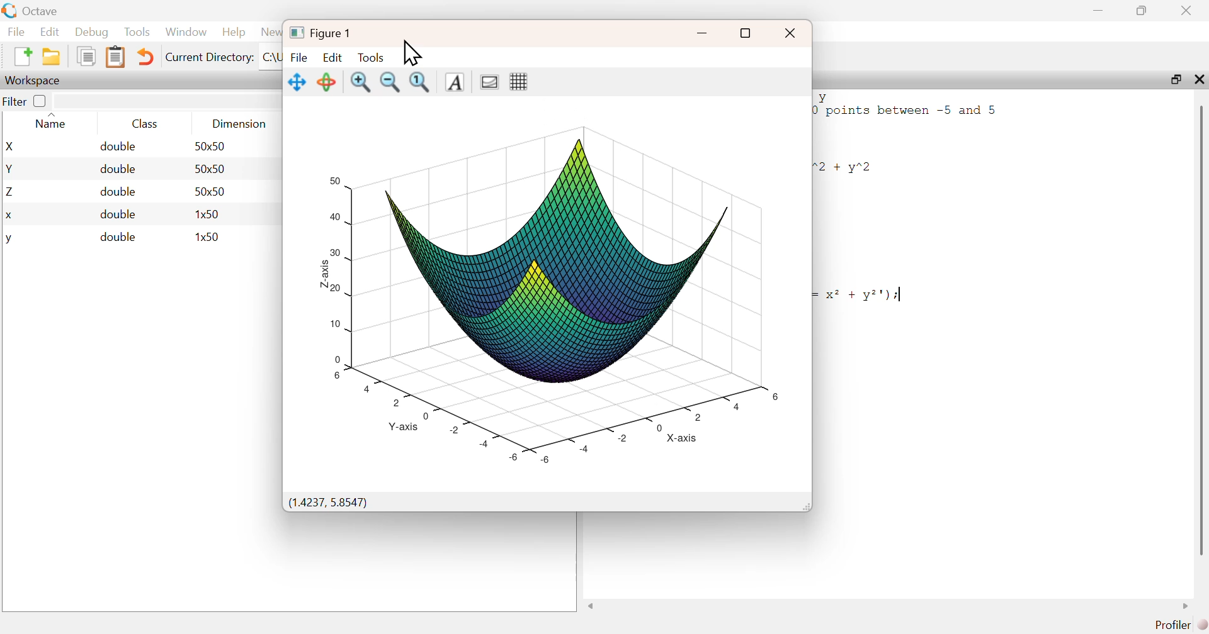  What do you see at coordinates (1181, 625) in the screenshot?
I see `Profiler` at bounding box center [1181, 625].